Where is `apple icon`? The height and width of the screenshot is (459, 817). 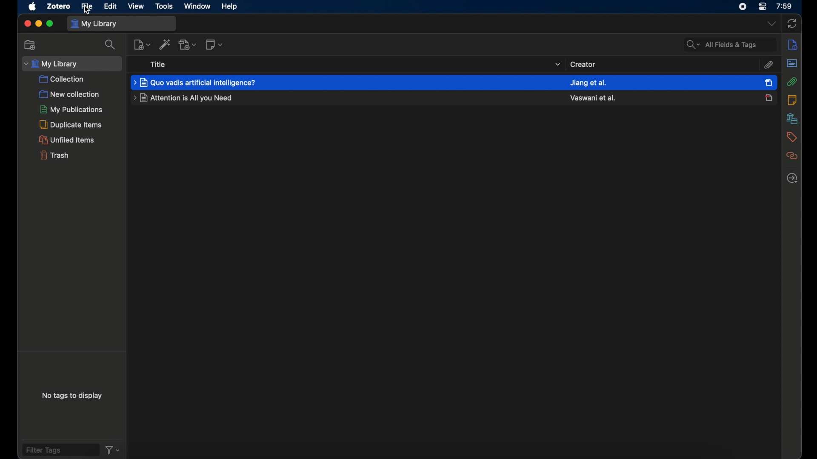 apple icon is located at coordinates (31, 7).